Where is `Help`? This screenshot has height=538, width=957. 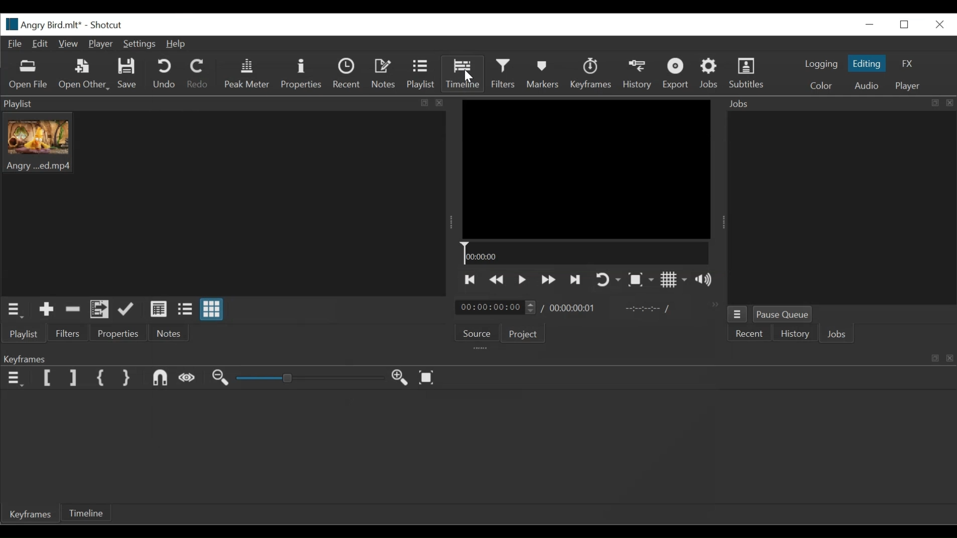
Help is located at coordinates (174, 44).